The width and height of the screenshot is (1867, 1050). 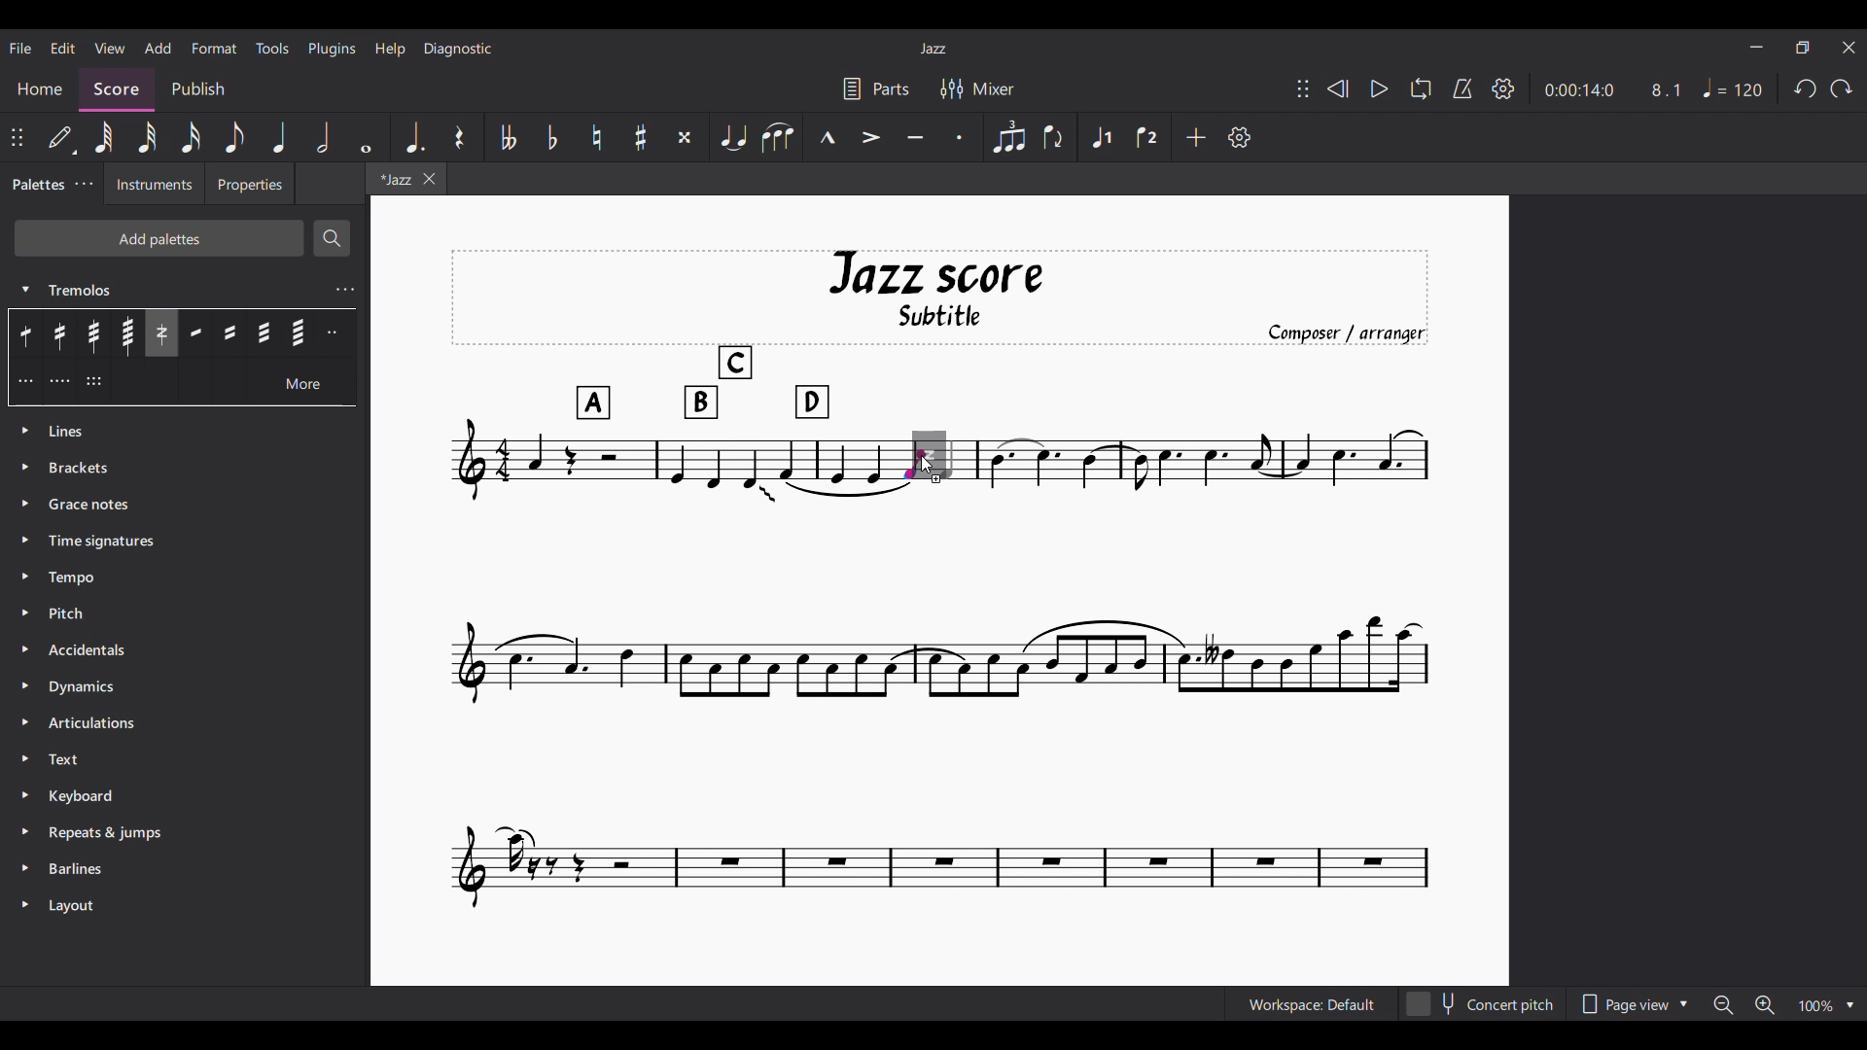 What do you see at coordinates (159, 238) in the screenshot?
I see `Add palettes` at bounding box center [159, 238].